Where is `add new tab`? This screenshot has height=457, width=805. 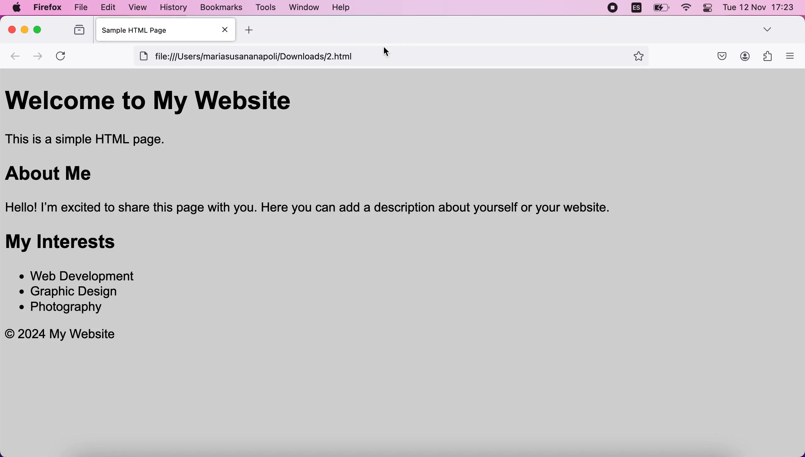
add new tab is located at coordinates (256, 30).